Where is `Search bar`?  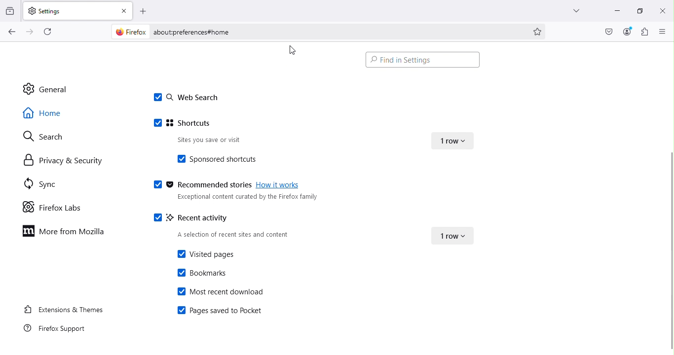 Search bar is located at coordinates (422, 59).